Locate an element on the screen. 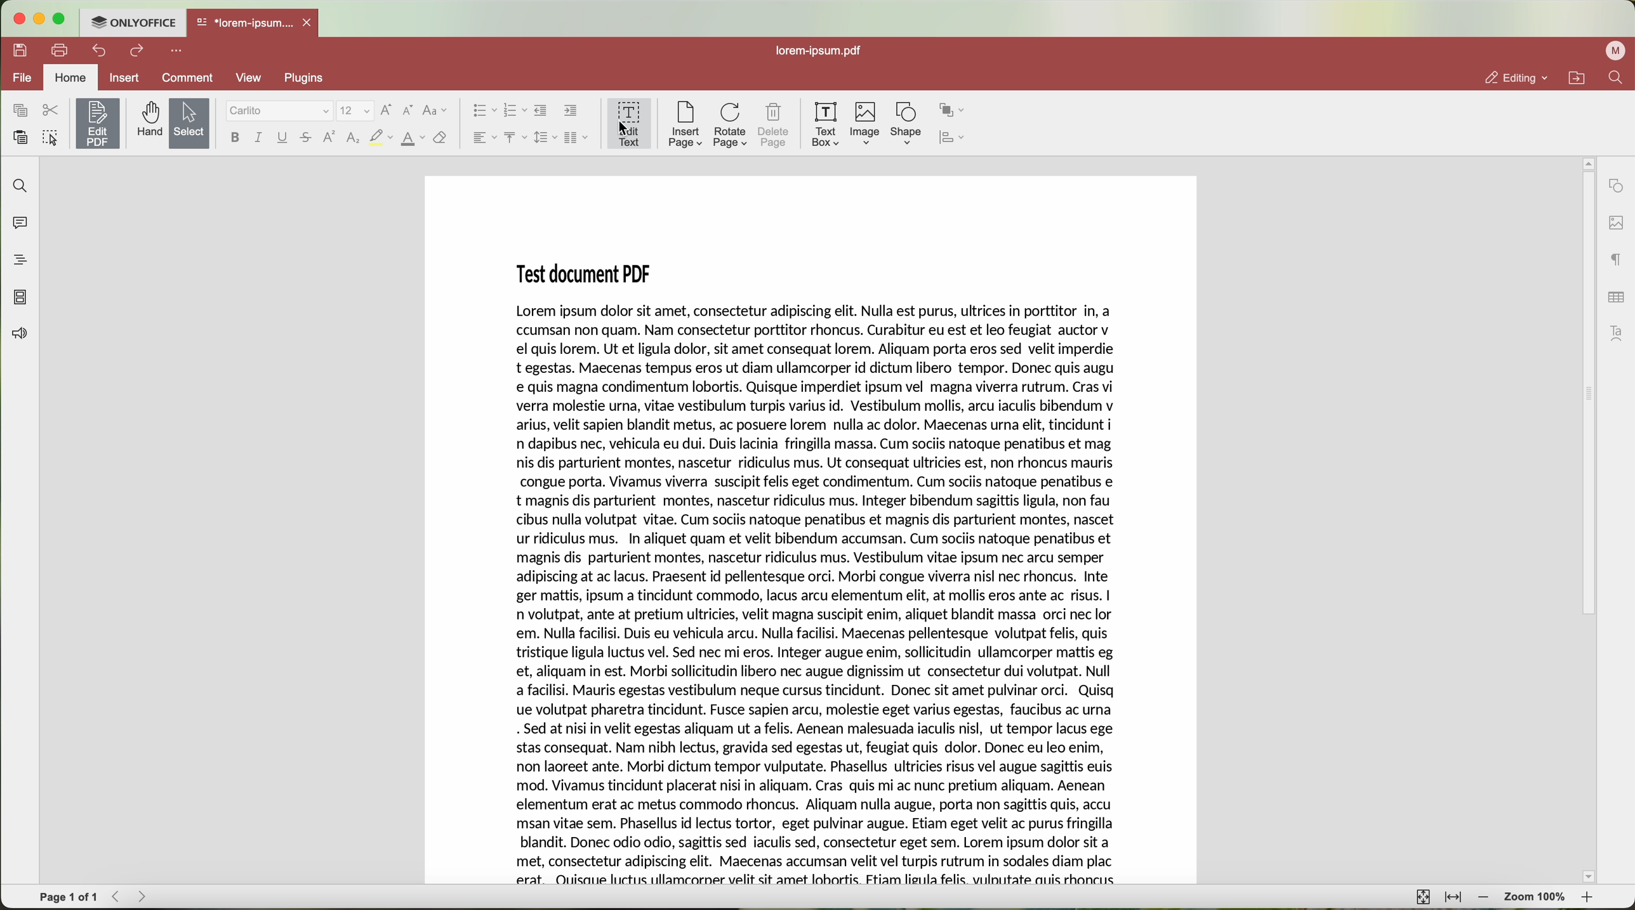 The height and width of the screenshot is (910, 1635). zoom in is located at coordinates (1590, 899).